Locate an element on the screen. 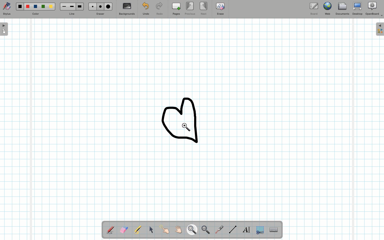 The height and width of the screenshot is (240, 384). Selection tool is located at coordinates (259, 230).